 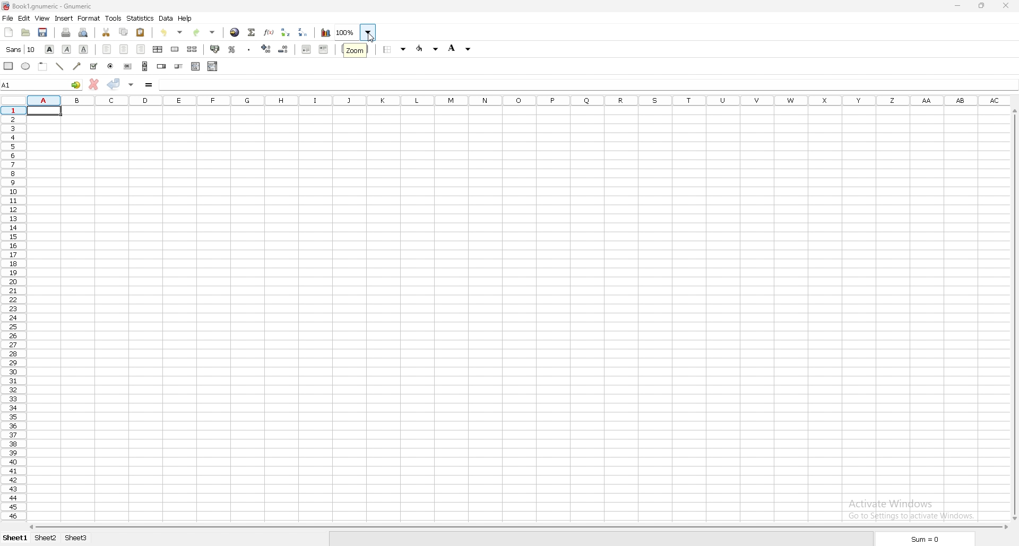 I want to click on increase decimals, so click(x=266, y=48).